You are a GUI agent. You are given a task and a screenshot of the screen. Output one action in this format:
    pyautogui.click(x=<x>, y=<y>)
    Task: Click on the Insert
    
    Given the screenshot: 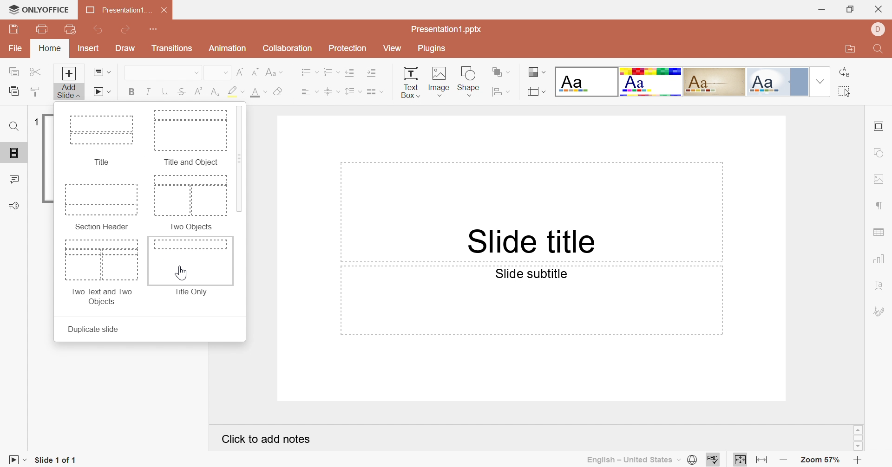 What is the action you would take?
    pyautogui.click(x=89, y=48)
    